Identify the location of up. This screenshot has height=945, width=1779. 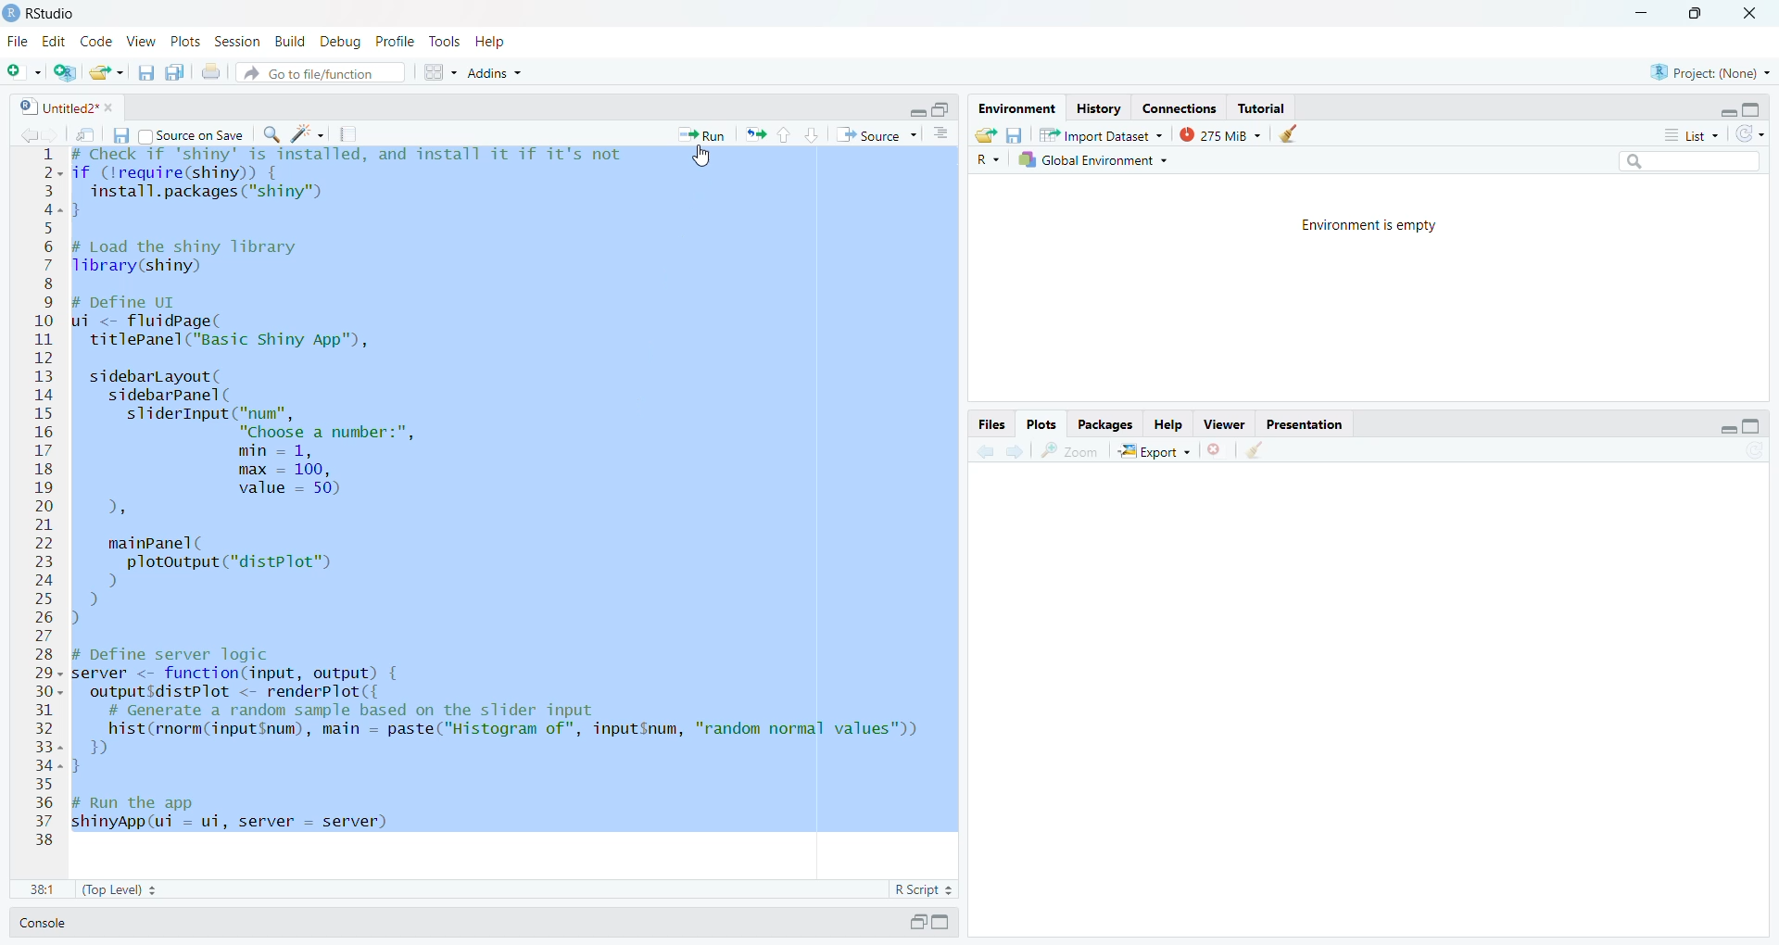
(786, 135).